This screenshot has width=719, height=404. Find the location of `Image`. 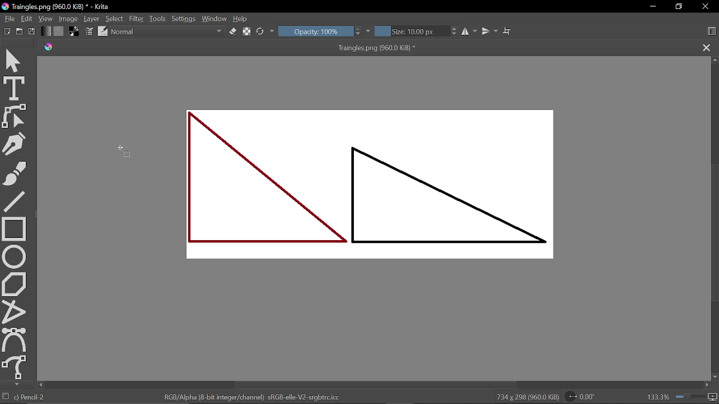

Image is located at coordinates (68, 19).